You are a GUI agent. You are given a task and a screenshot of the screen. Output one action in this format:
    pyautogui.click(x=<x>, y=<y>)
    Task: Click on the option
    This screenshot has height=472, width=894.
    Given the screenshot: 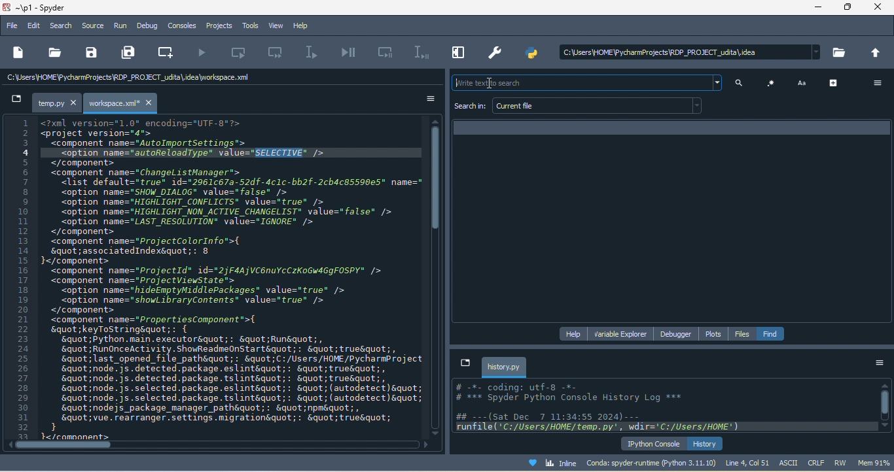 What is the action you would take?
    pyautogui.click(x=879, y=364)
    